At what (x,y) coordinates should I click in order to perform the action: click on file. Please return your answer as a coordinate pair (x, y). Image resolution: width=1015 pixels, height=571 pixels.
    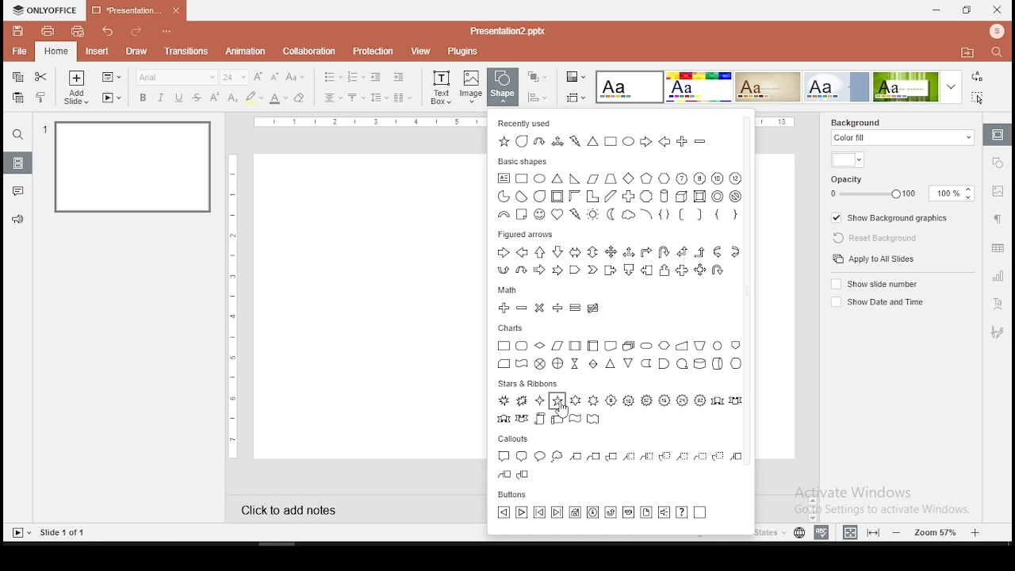
    Looking at the image, I should click on (21, 51).